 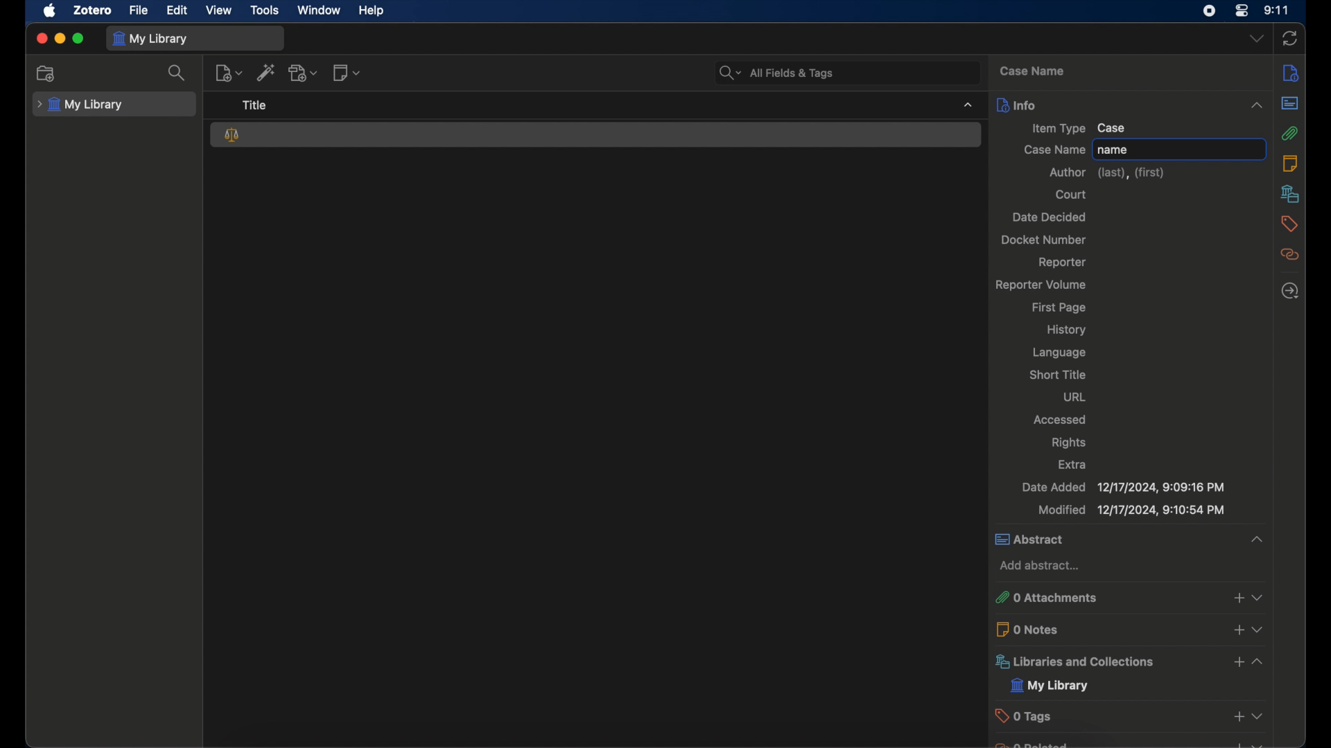 I want to click on window, so click(x=320, y=10).